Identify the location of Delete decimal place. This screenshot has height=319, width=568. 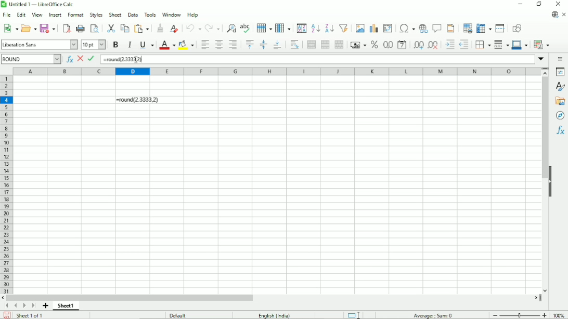
(433, 45).